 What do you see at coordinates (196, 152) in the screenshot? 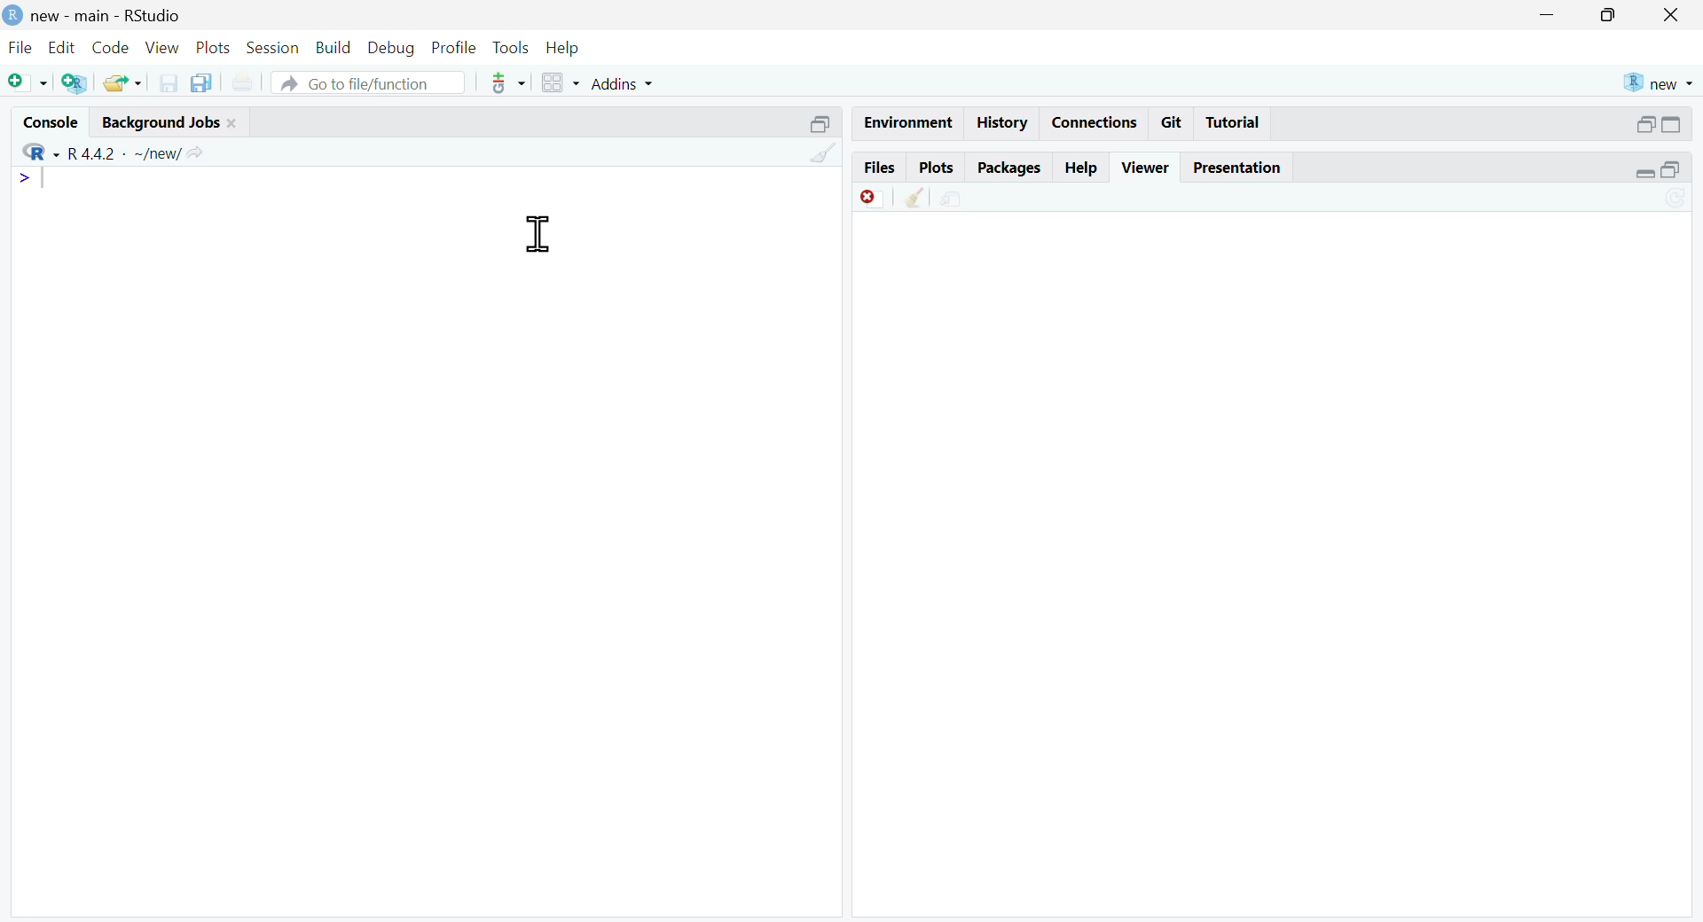
I see `share icon` at bounding box center [196, 152].